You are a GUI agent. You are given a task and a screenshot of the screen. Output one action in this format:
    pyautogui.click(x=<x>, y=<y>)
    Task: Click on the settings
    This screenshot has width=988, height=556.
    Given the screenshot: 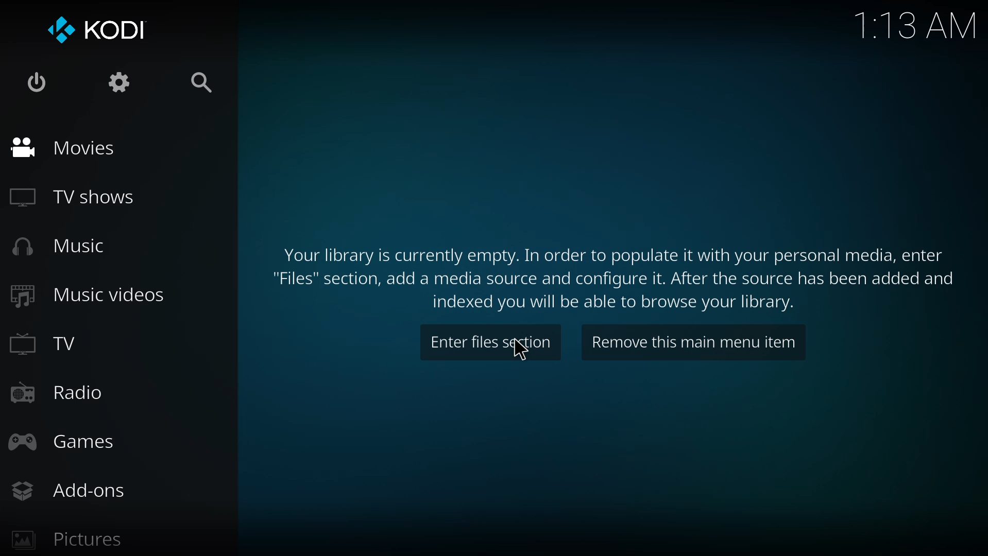 What is the action you would take?
    pyautogui.click(x=110, y=83)
    